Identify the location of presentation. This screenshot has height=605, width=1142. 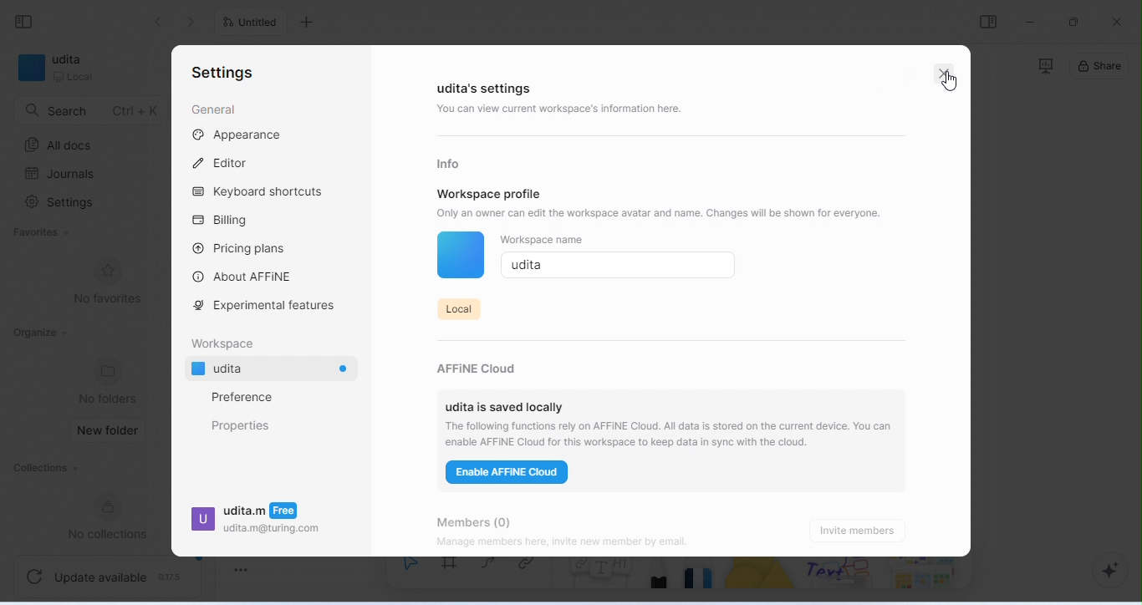
(1044, 66).